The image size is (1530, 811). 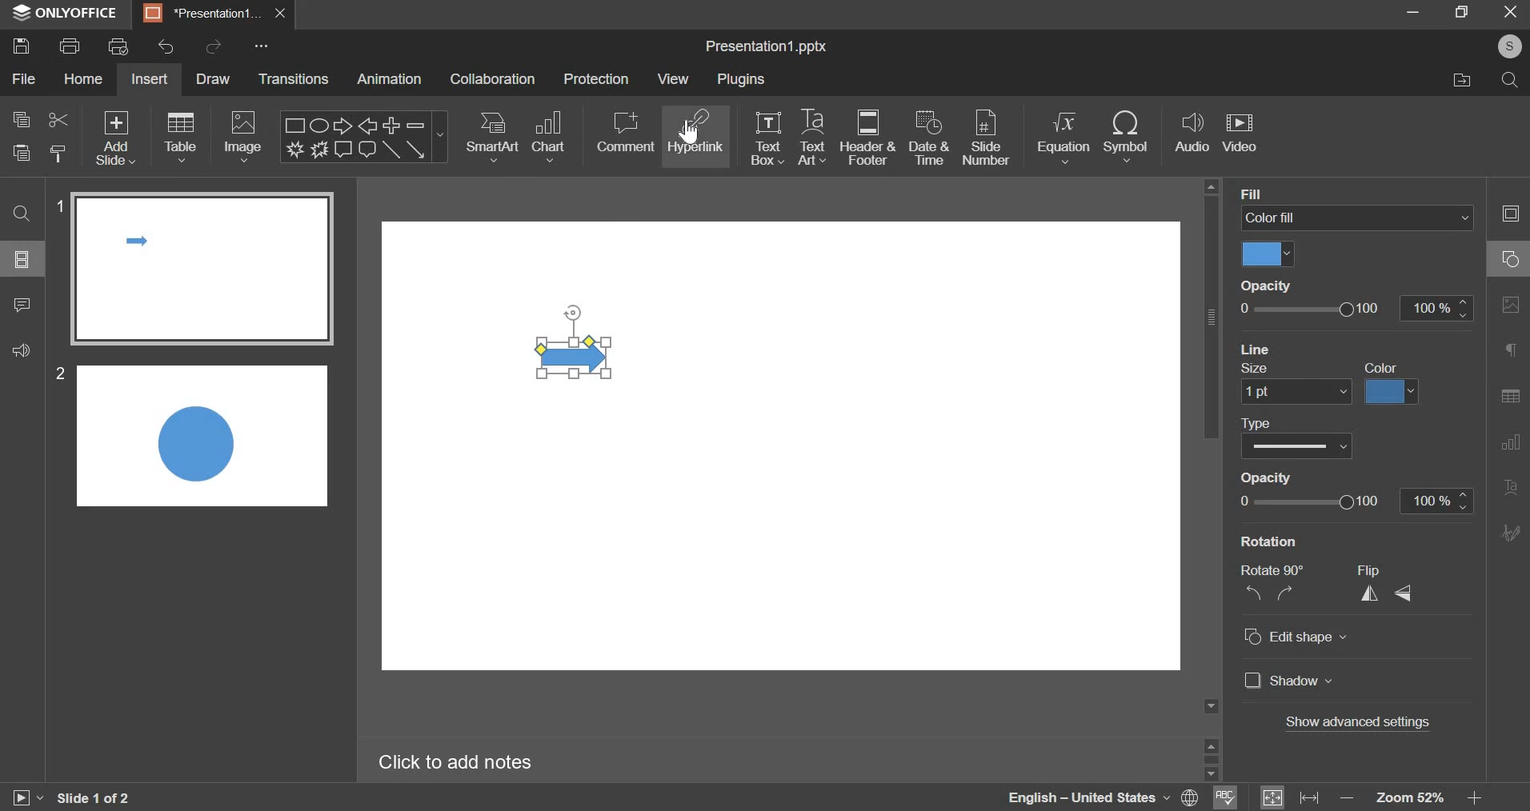 What do you see at coordinates (214, 13) in the screenshot?
I see `presentation` at bounding box center [214, 13].